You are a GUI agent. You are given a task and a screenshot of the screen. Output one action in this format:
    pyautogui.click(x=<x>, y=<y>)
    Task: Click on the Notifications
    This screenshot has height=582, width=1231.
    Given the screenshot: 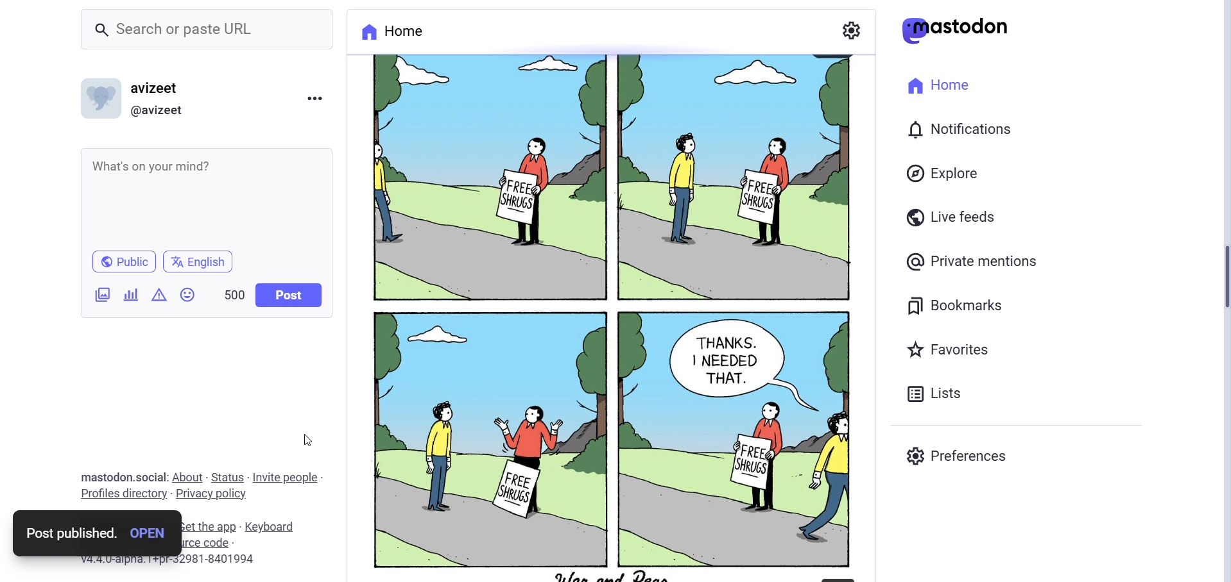 What is the action you would take?
    pyautogui.click(x=961, y=129)
    